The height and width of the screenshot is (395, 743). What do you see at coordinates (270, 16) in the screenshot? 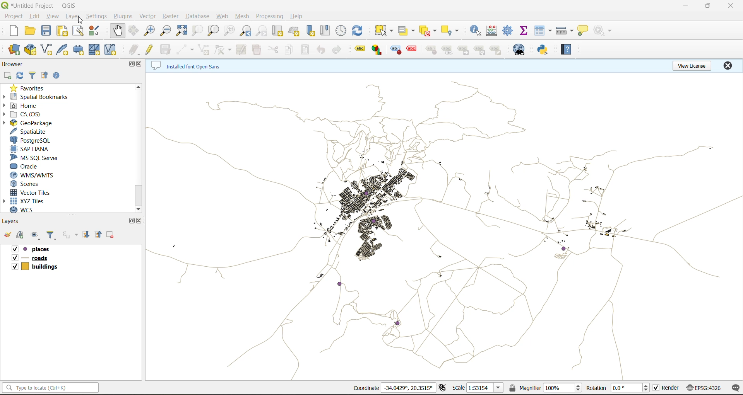
I see `processing` at bounding box center [270, 16].